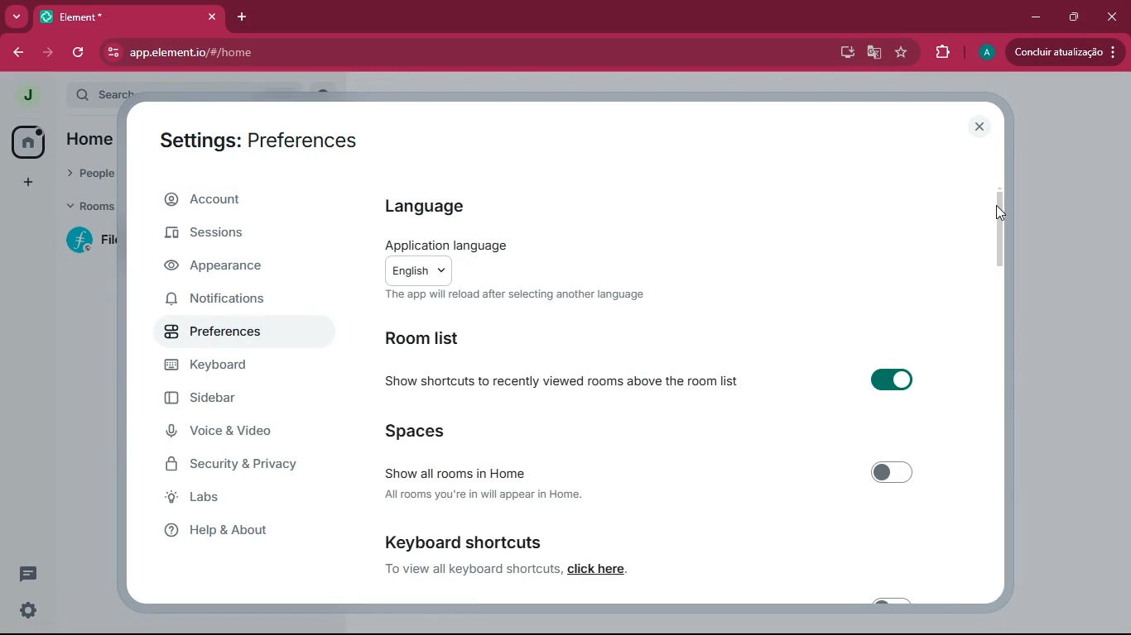 The width and height of the screenshot is (1131, 635). What do you see at coordinates (442, 244) in the screenshot?
I see `application language` at bounding box center [442, 244].